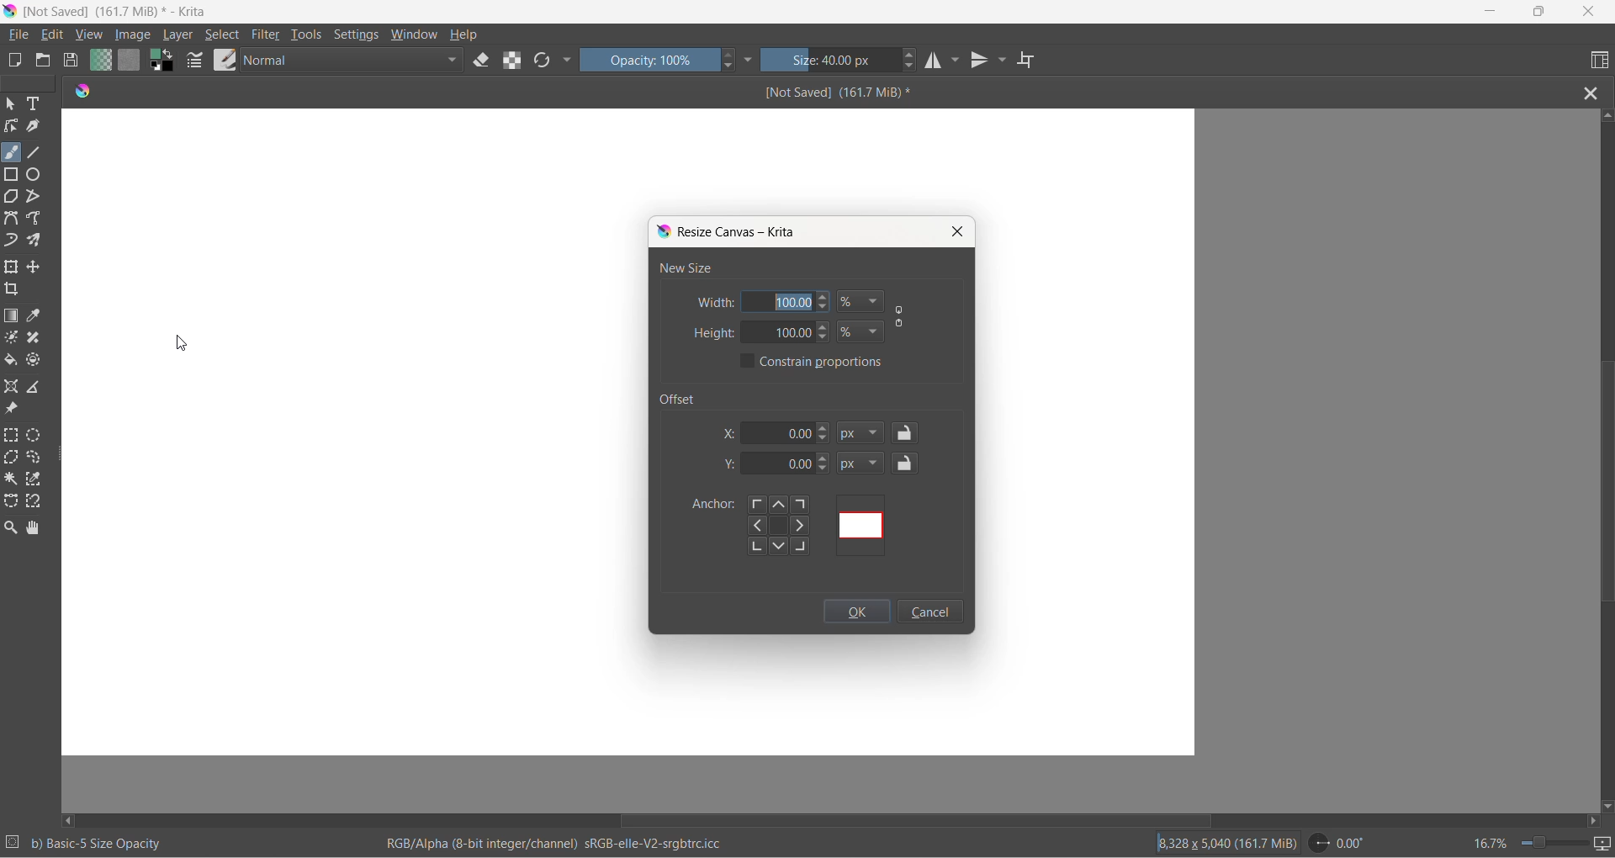  Describe the element at coordinates (957, 64) in the screenshot. I see `horizontal mirror tool settings dropdown button` at that location.